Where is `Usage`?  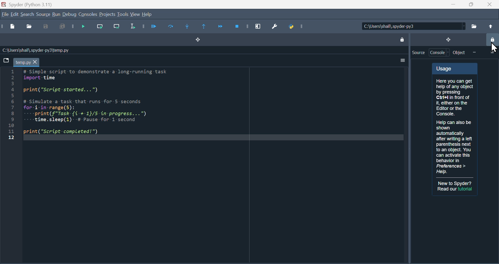
Usage is located at coordinates (455, 120).